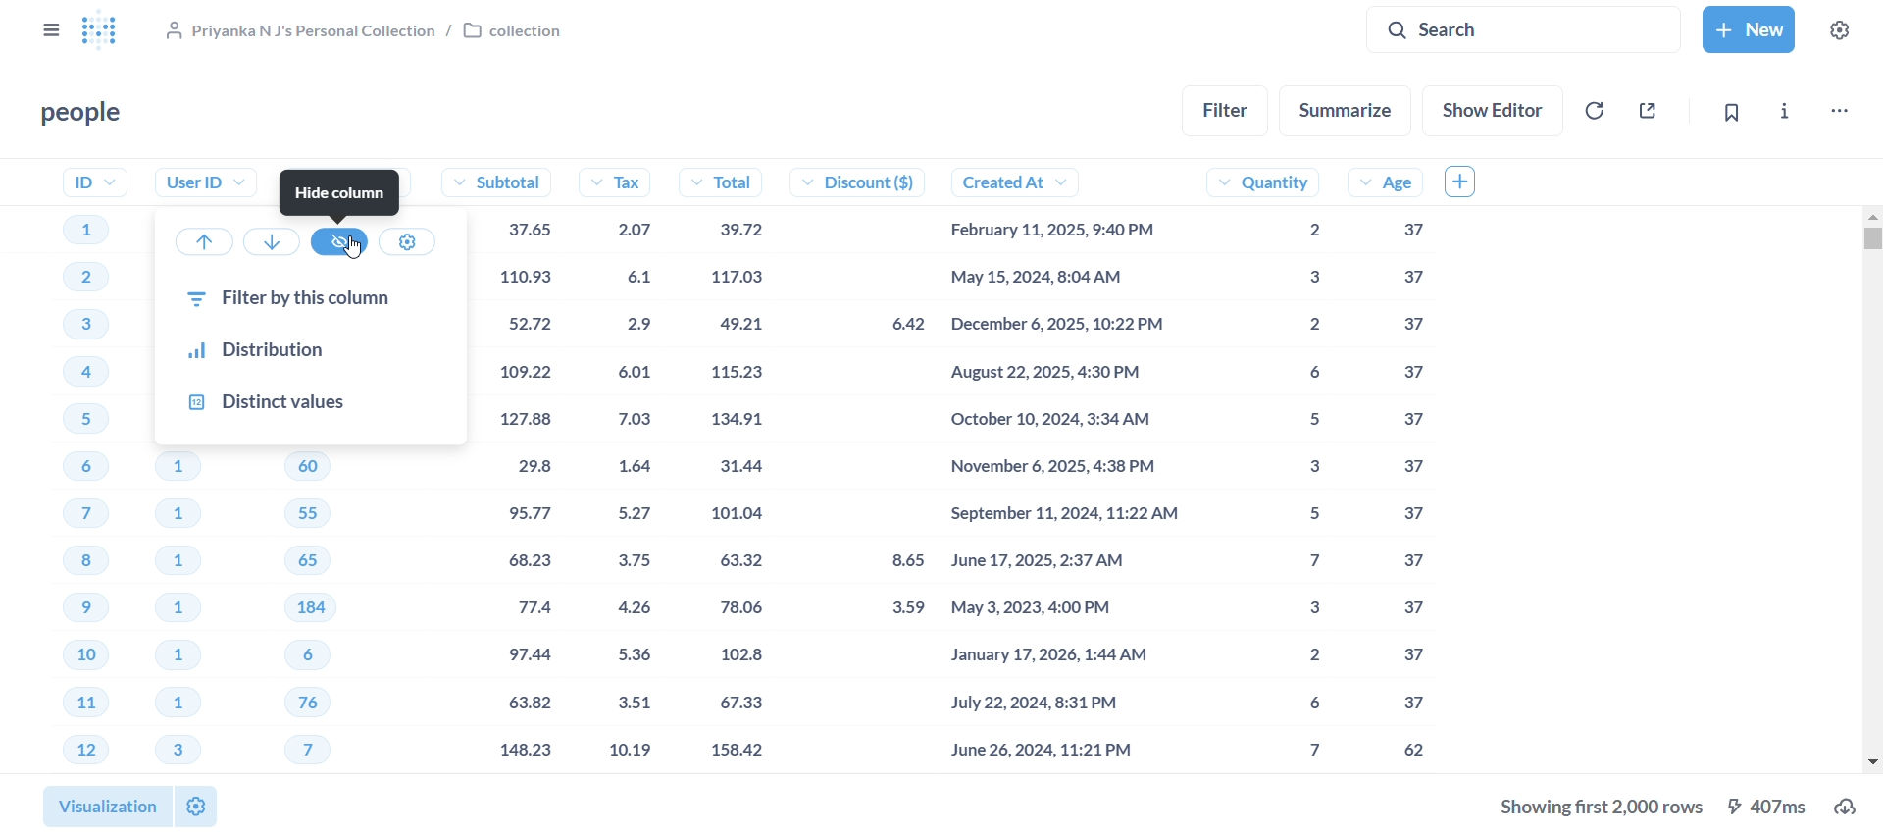 This screenshot has height=834, width=1883. Describe the element at coordinates (406, 240) in the screenshot. I see `column formatting` at that location.